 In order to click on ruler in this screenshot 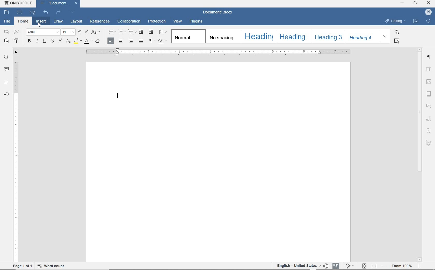, I will do `click(218, 51)`.